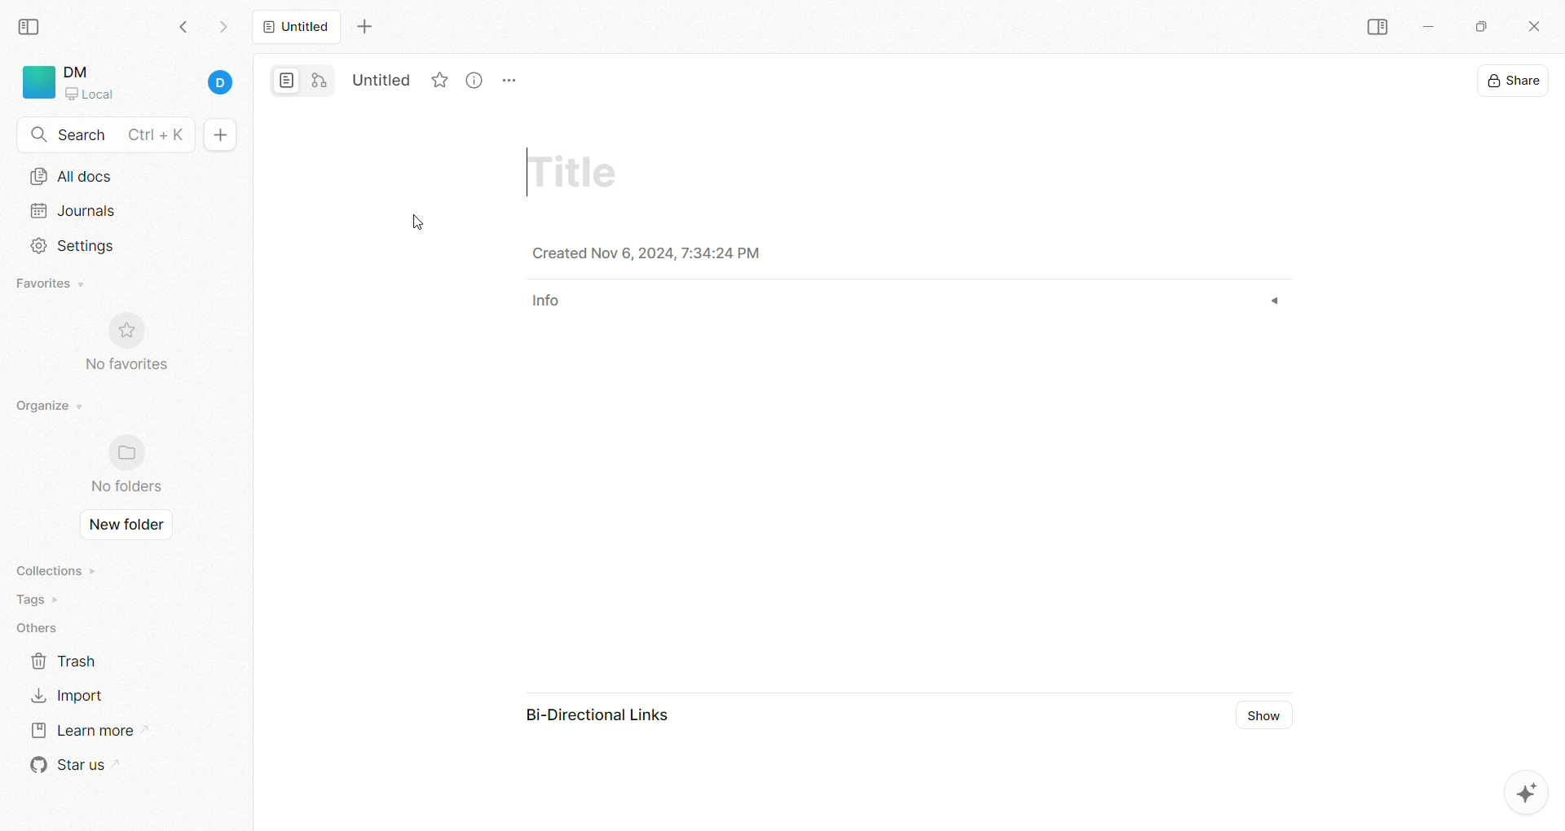  Describe the element at coordinates (510, 72) in the screenshot. I see `options` at that location.